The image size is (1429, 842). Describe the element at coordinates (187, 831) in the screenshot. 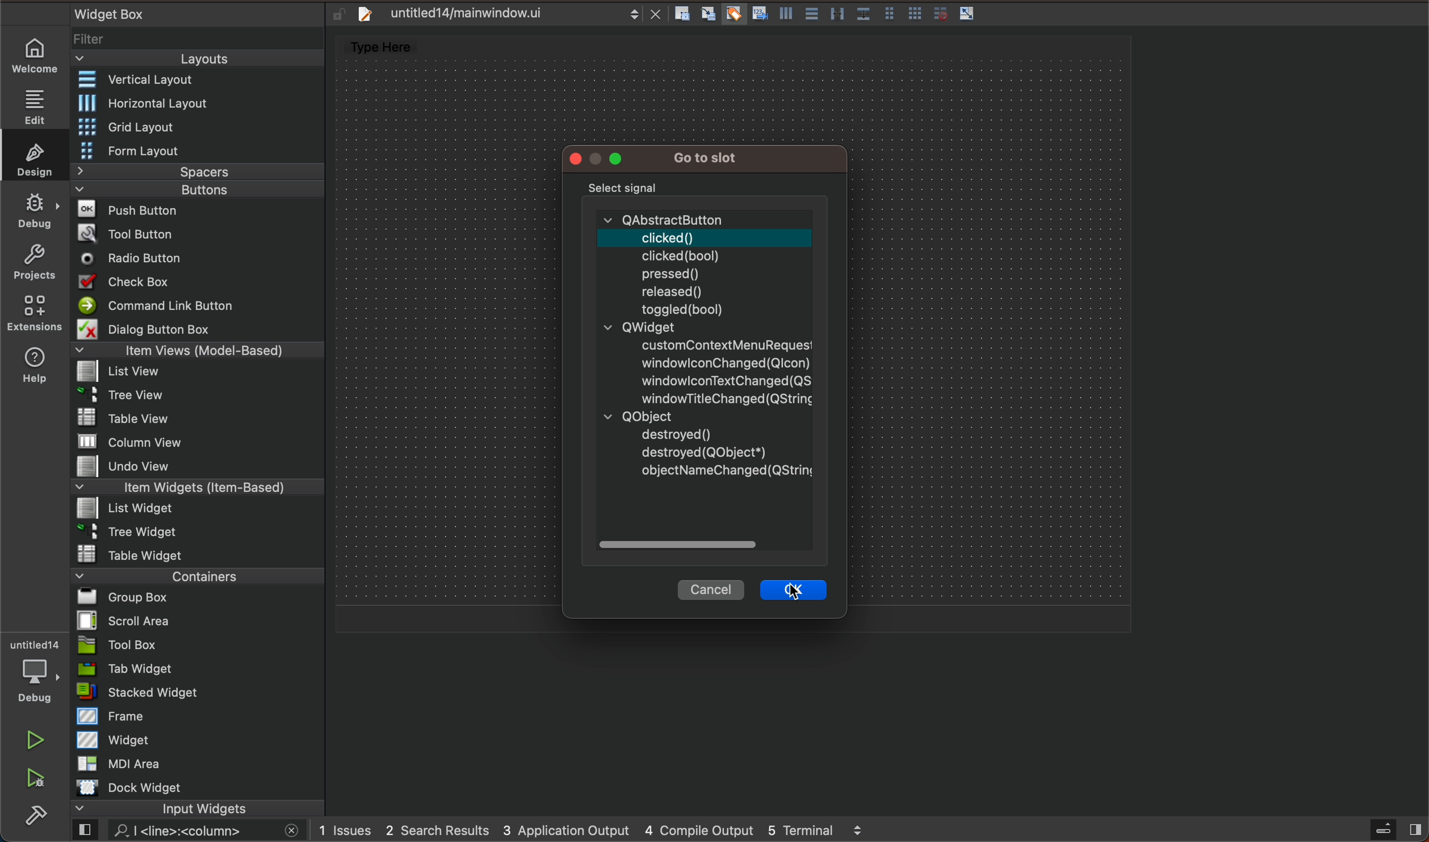

I see `search` at that location.